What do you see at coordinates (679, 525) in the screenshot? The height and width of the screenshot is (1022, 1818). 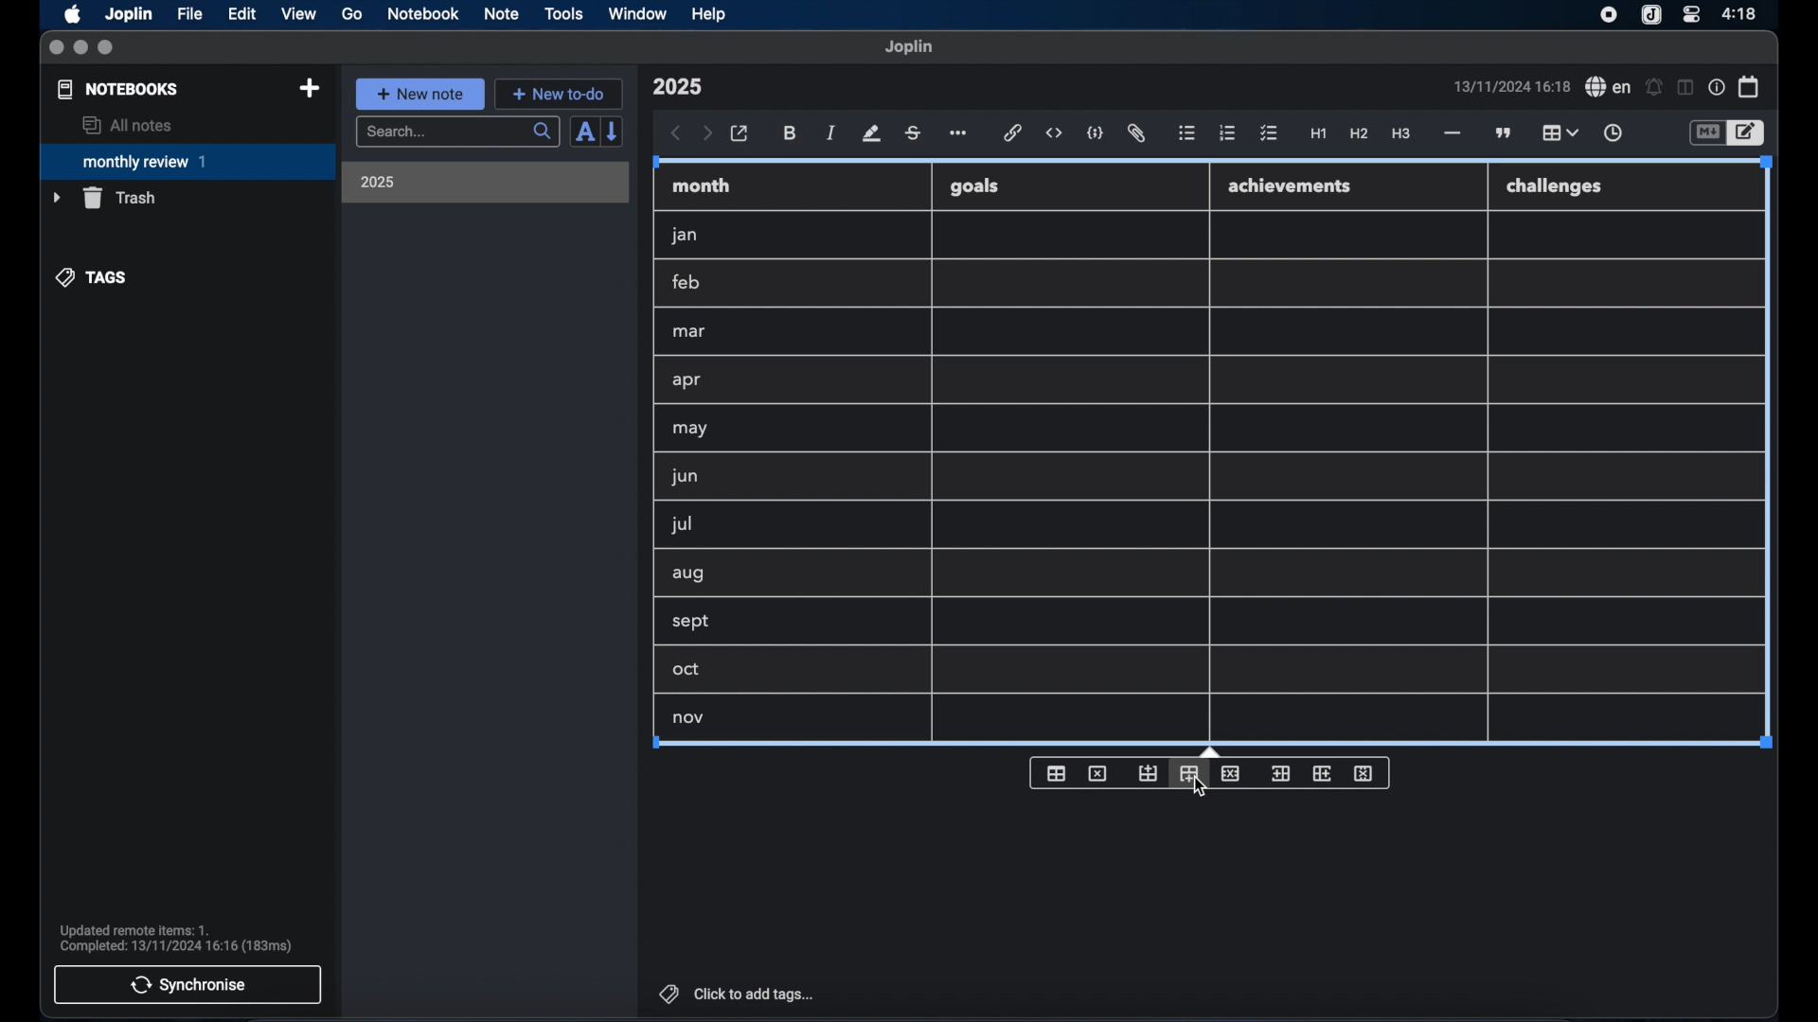 I see `jul` at bounding box center [679, 525].